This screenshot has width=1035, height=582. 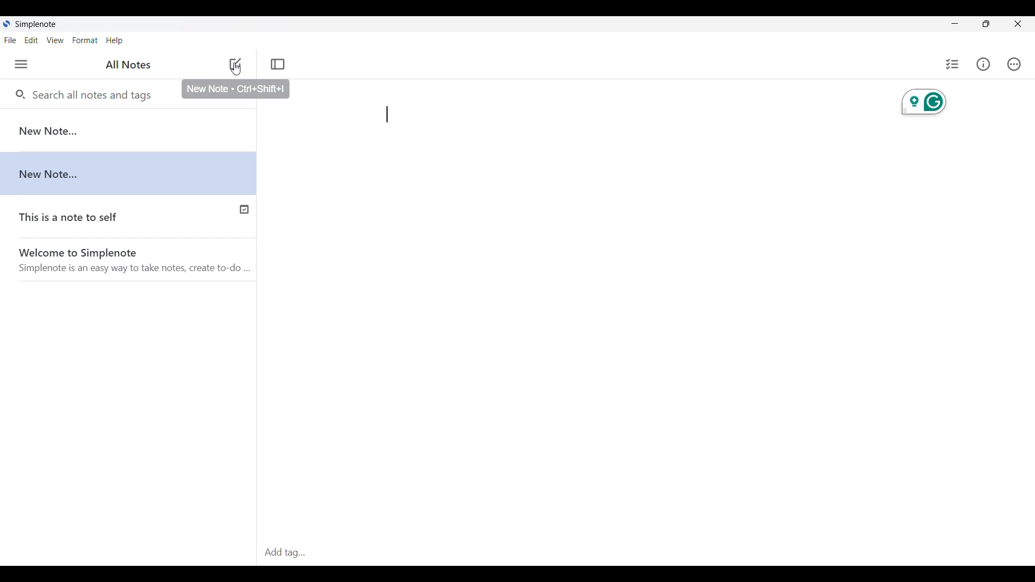 I want to click on Add tag, so click(x=643, y=553).